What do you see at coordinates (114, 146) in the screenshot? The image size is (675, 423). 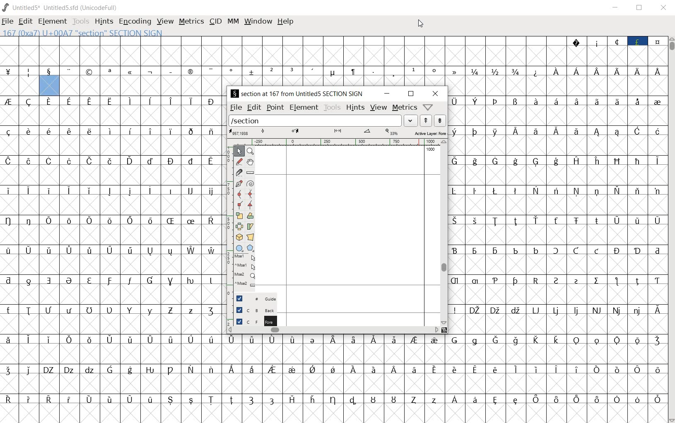 I see `empty cells` at bounding box center [114, 146].